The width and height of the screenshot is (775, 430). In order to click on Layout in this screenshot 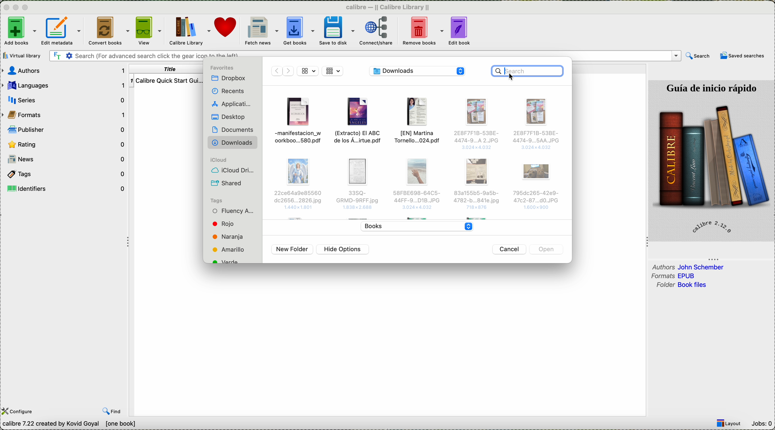, I will do `click(729, 423)`.